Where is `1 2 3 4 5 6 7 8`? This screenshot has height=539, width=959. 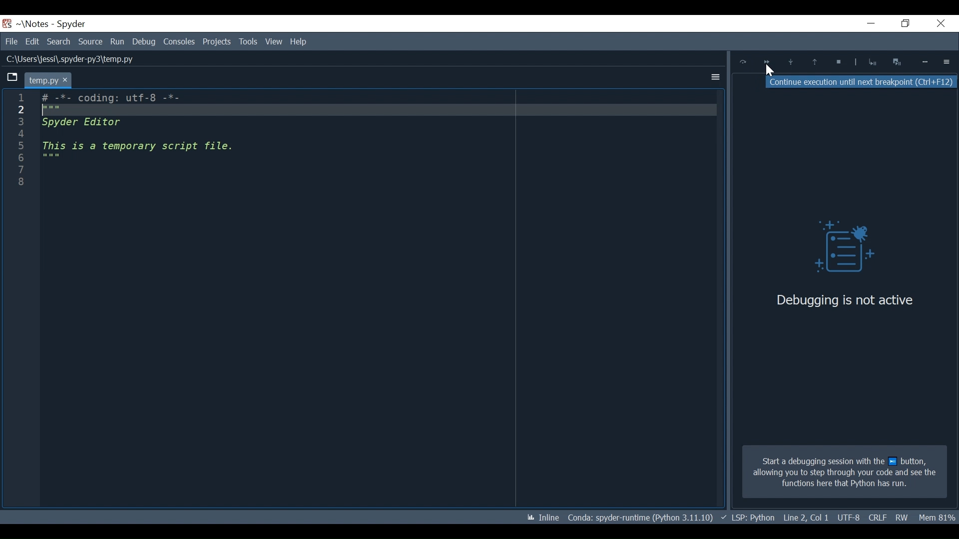 1 2 3 4 5 6 7 8 is located at coordinates (19, 144).